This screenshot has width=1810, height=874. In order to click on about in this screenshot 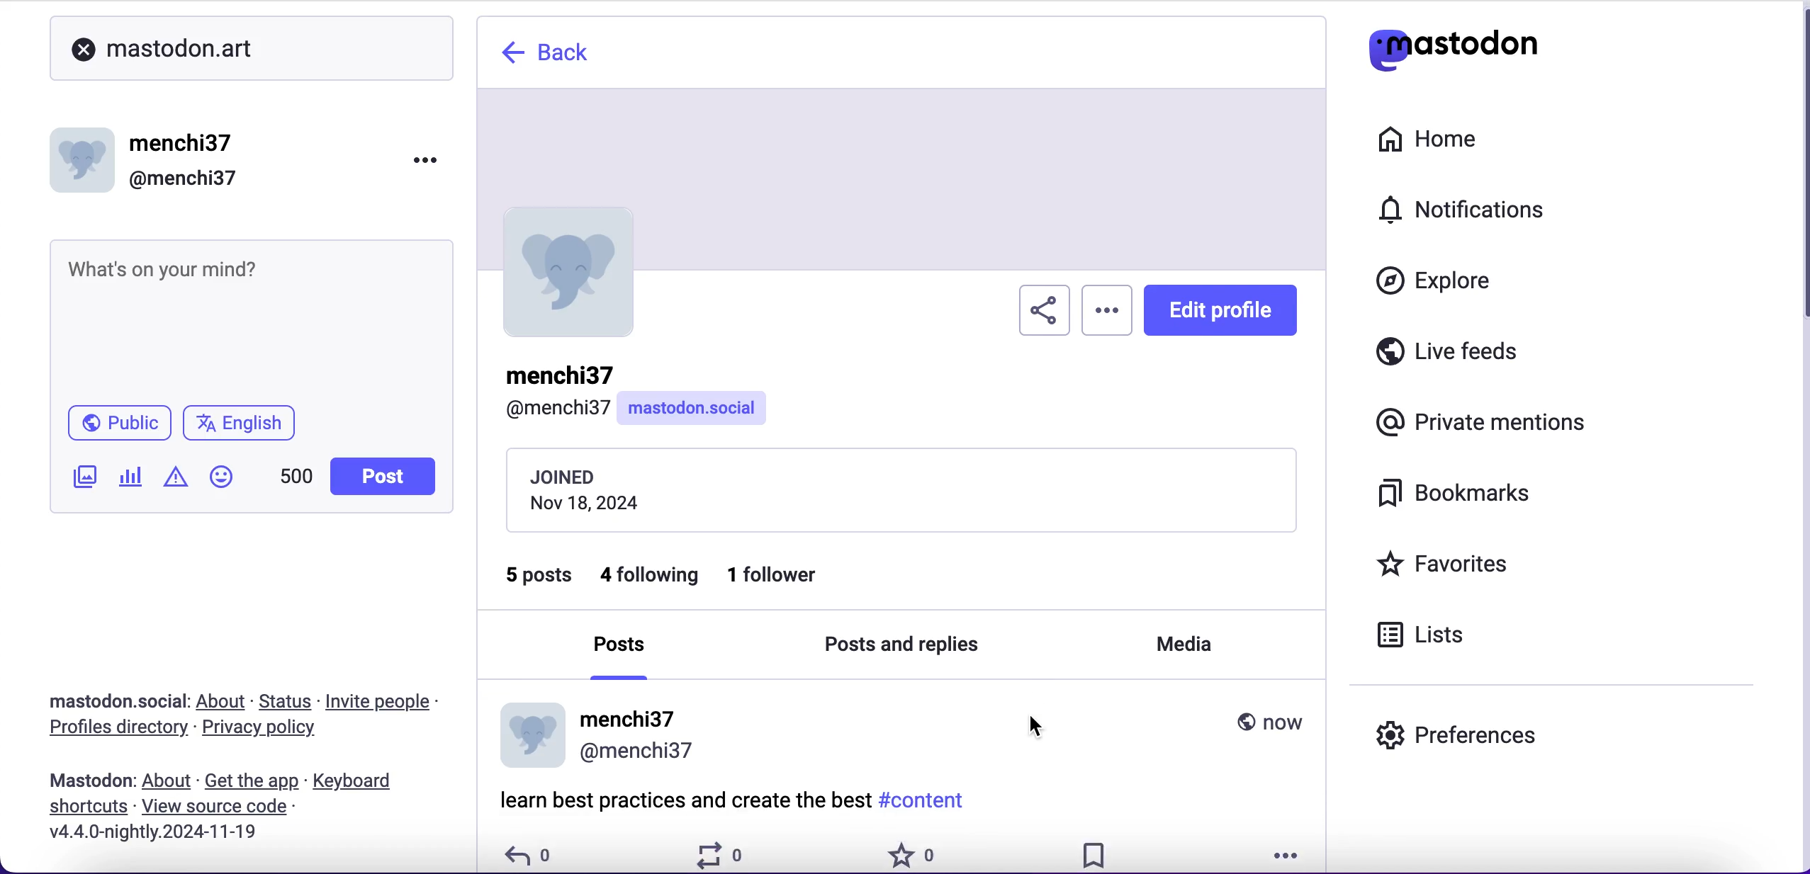, I will do `click(169, 782)`.